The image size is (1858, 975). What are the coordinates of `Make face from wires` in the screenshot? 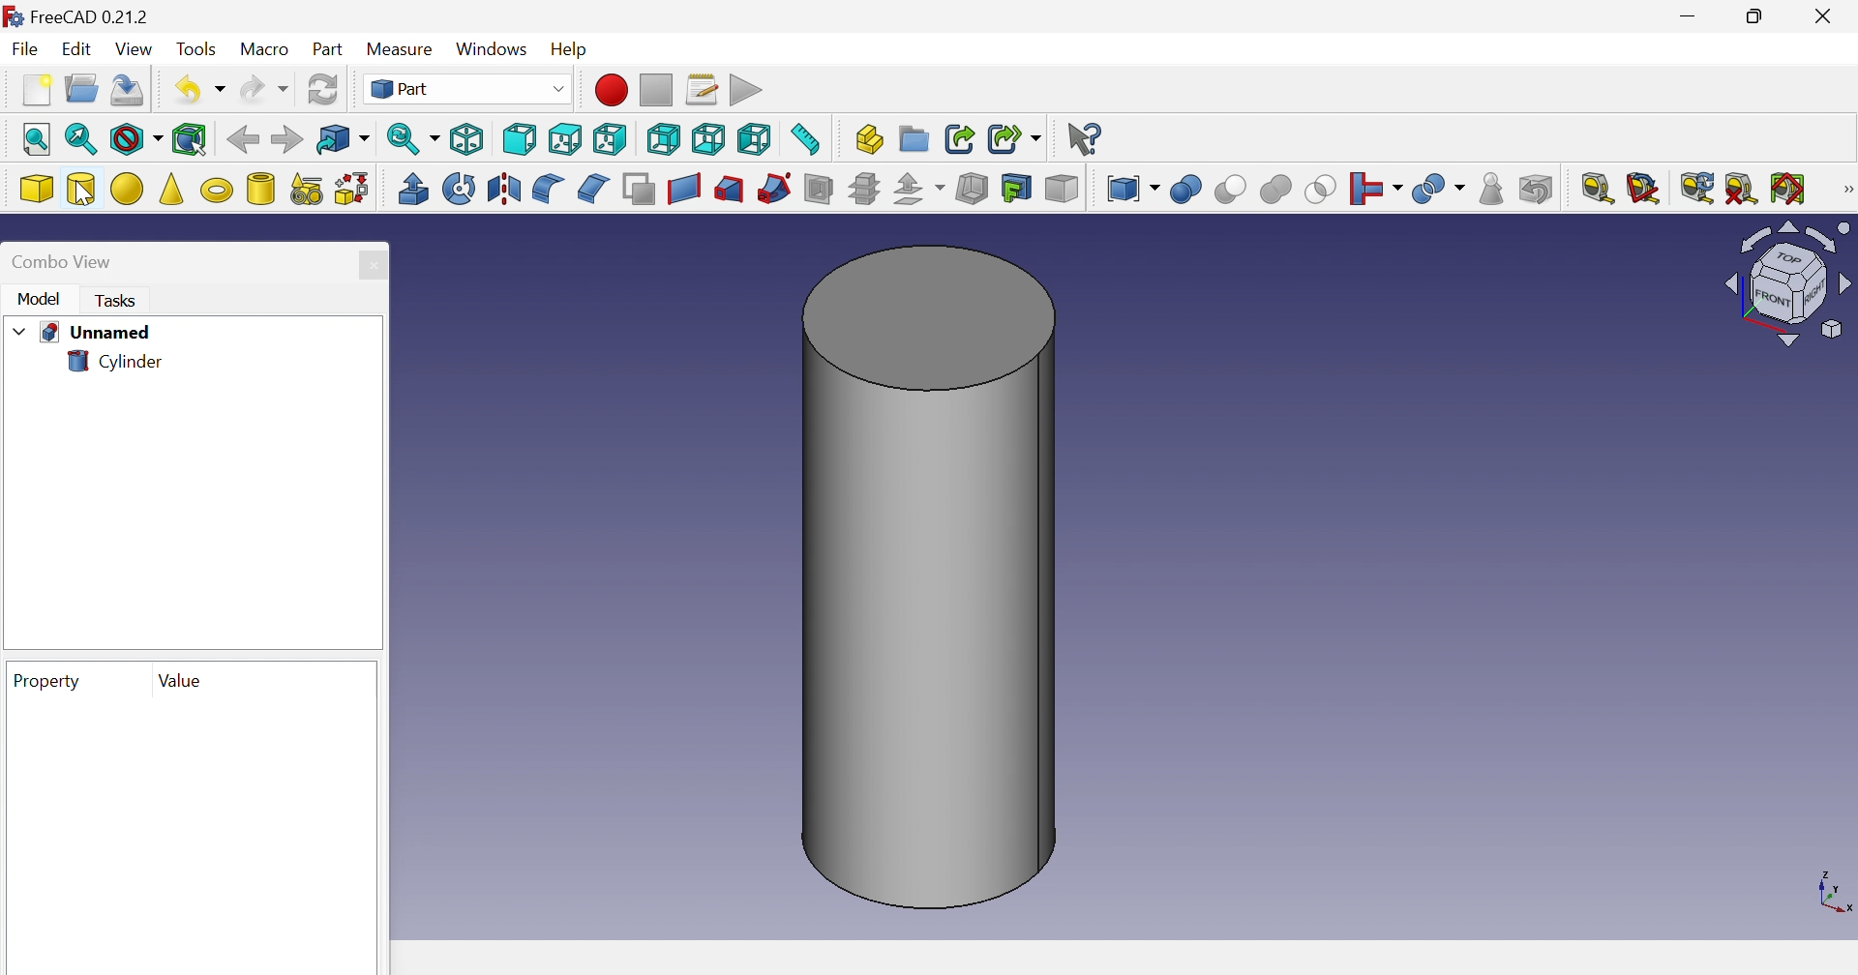 It's located at (639, 191).